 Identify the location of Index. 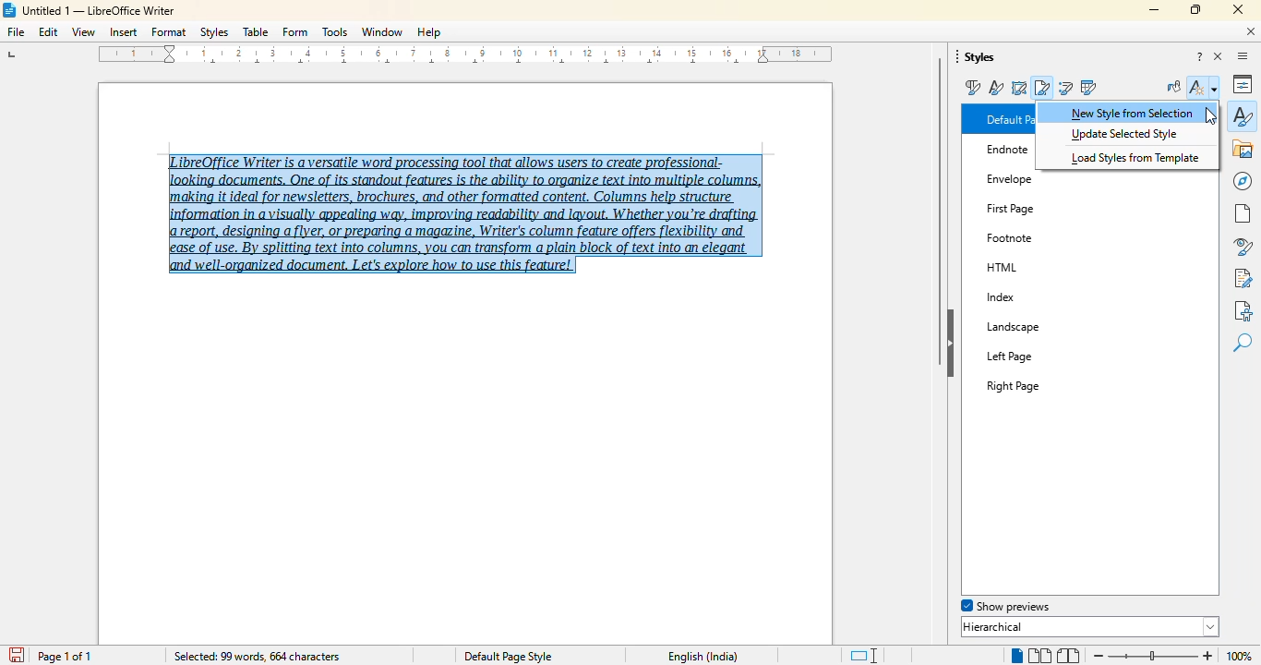
(1048, 297).